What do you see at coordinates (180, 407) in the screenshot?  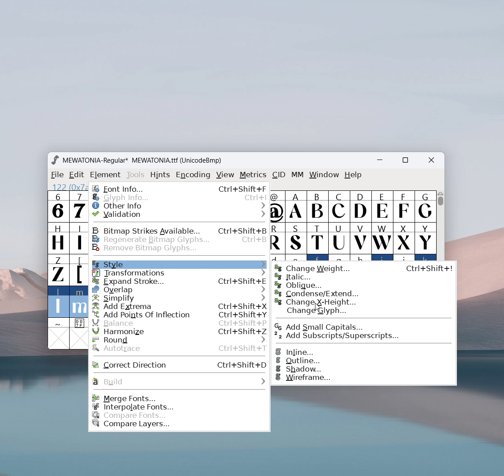 I see `interpolate fonts` at bounding box center [180, 407].